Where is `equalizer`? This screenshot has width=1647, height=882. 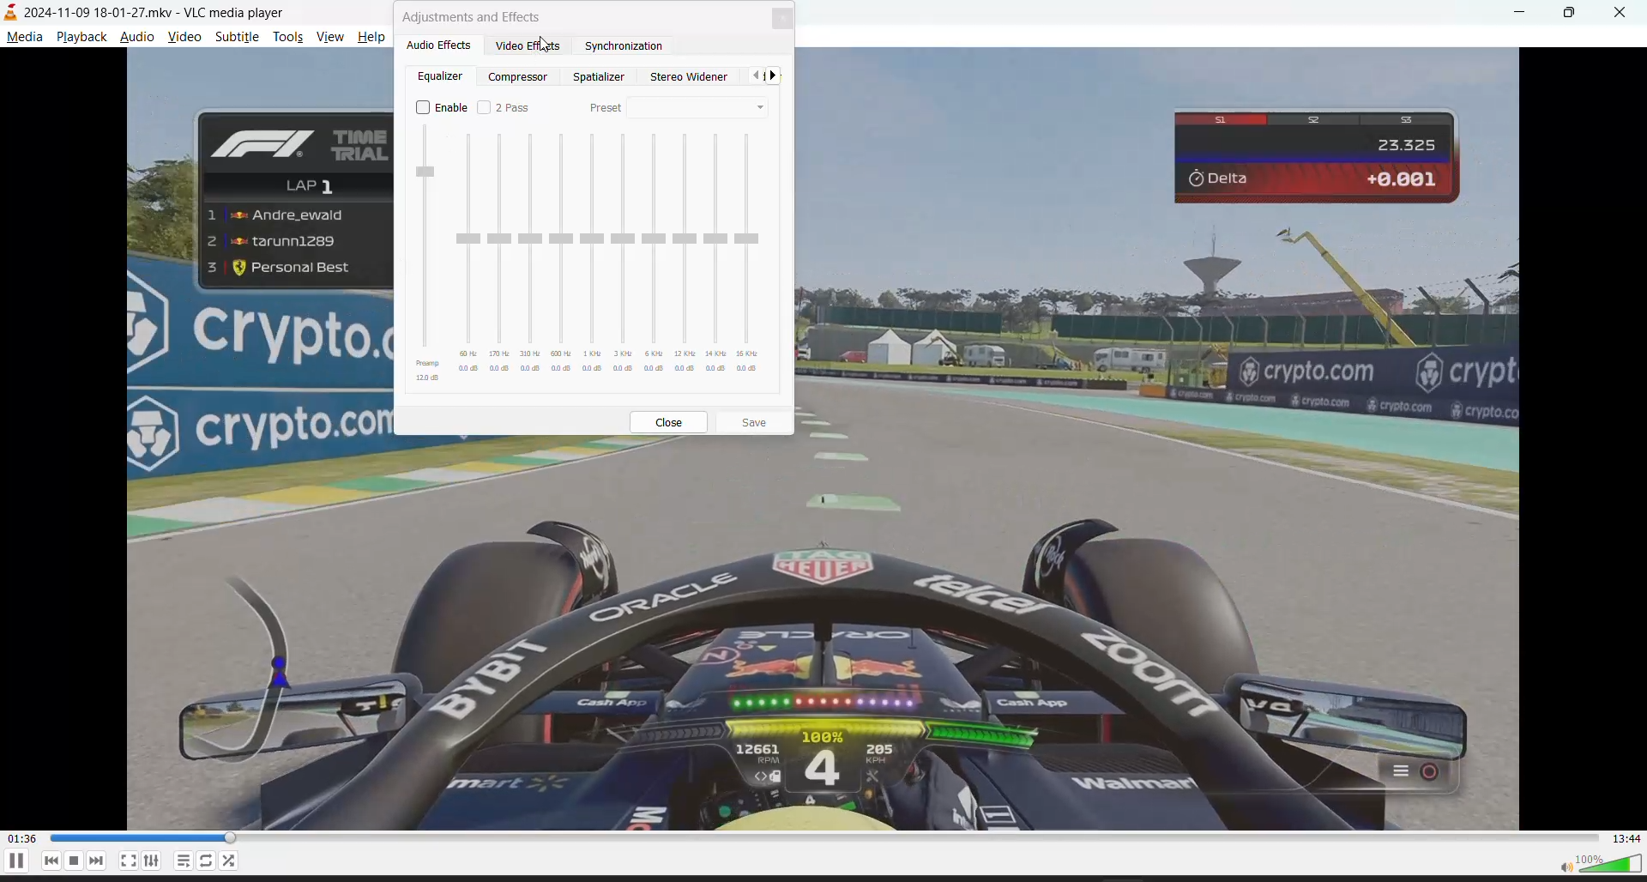
equalizer is located at coordinates (443, 76).